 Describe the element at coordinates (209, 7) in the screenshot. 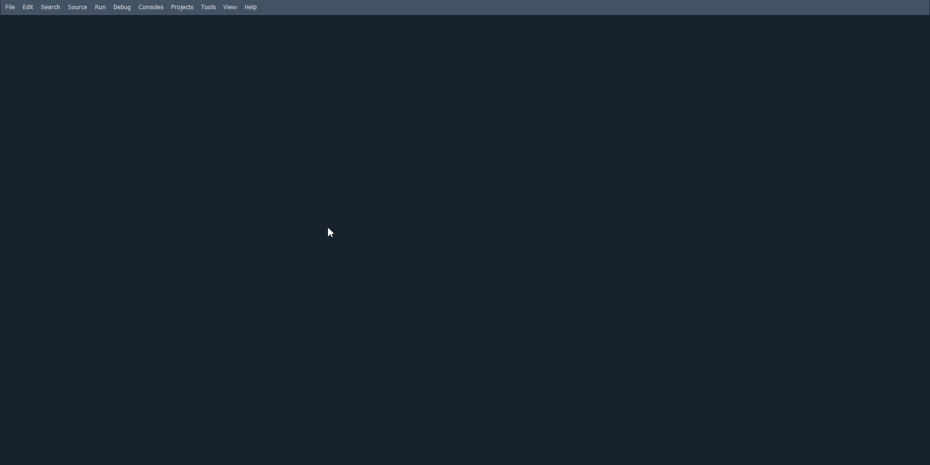

I see `Tools` at that location.